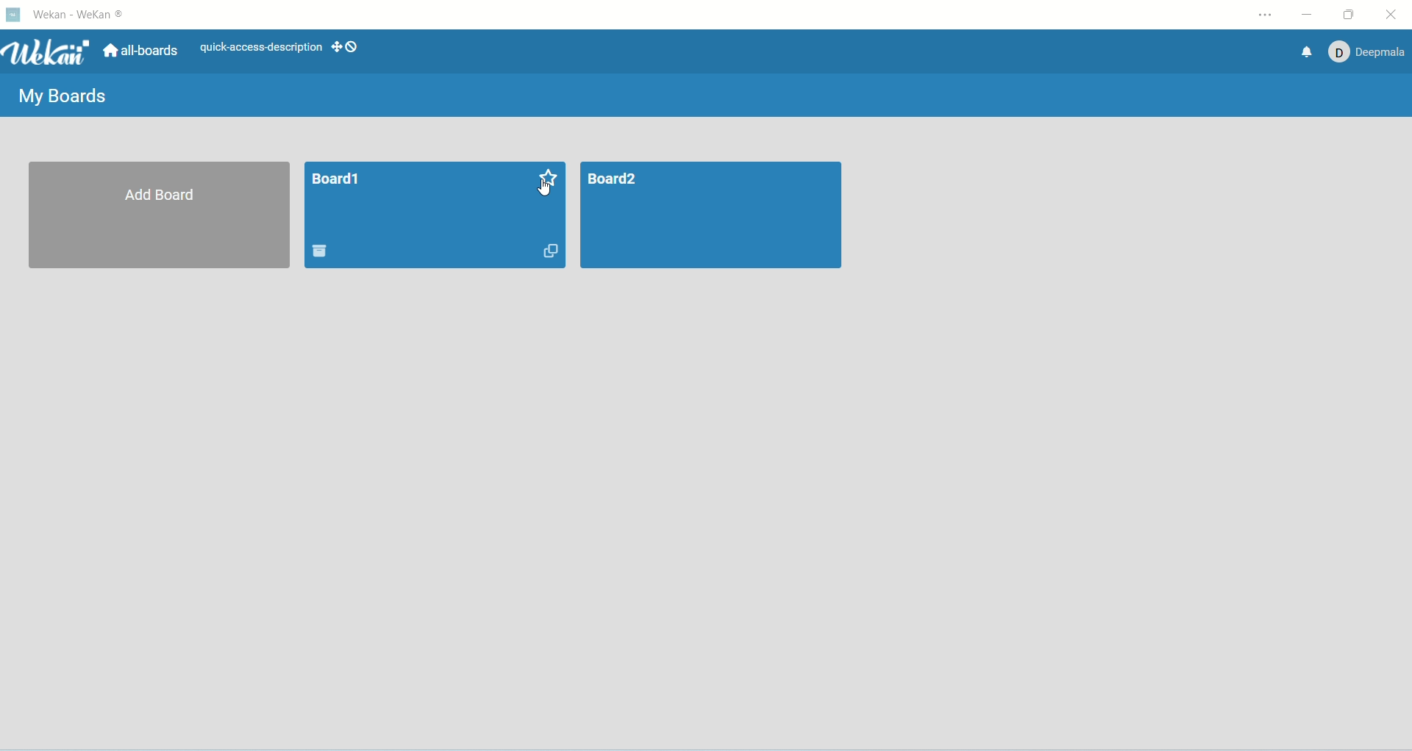 Image resolution: width=1412 pixels, height=751 pixels. What do you see at coordinates (79, 15) in the screenshot?
I see `title` at bounding box center [79, 15].